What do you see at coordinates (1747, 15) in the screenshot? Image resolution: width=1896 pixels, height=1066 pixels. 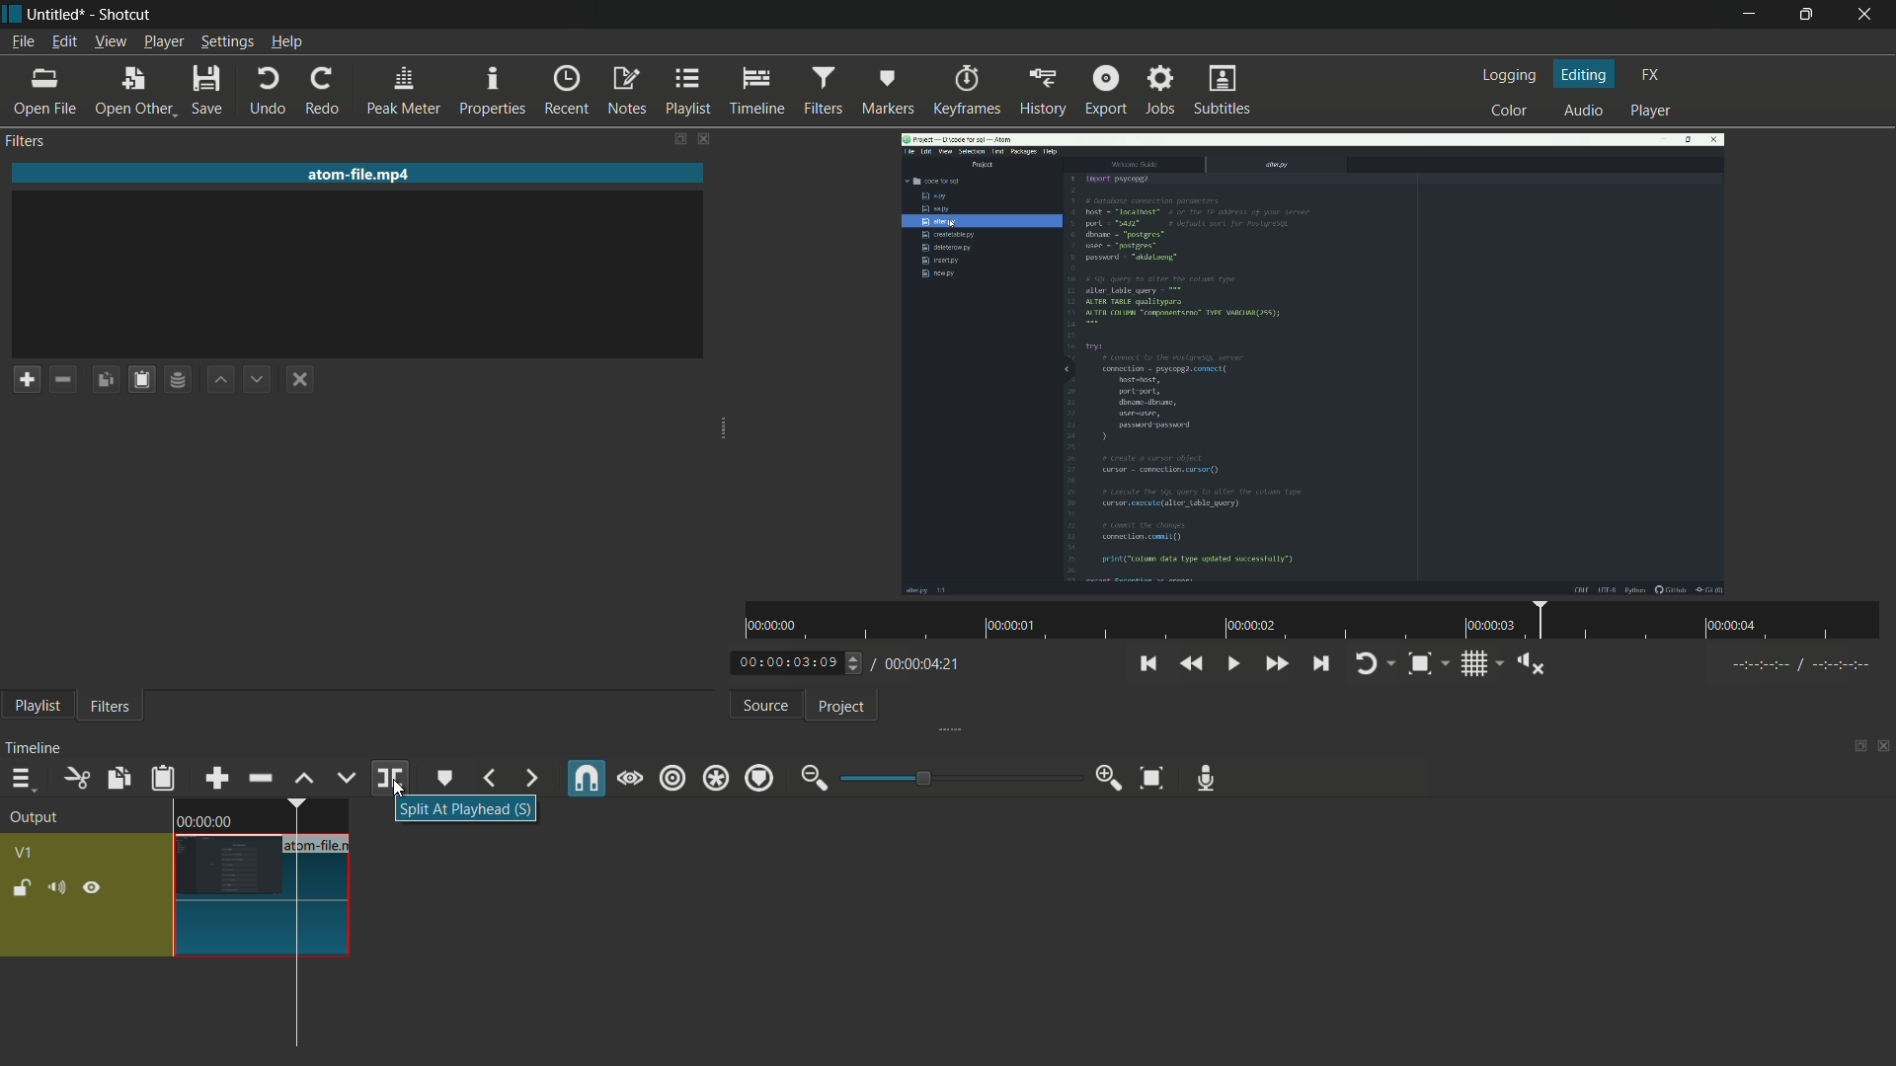 I see `minimize` at bounding box center [1747, 15].